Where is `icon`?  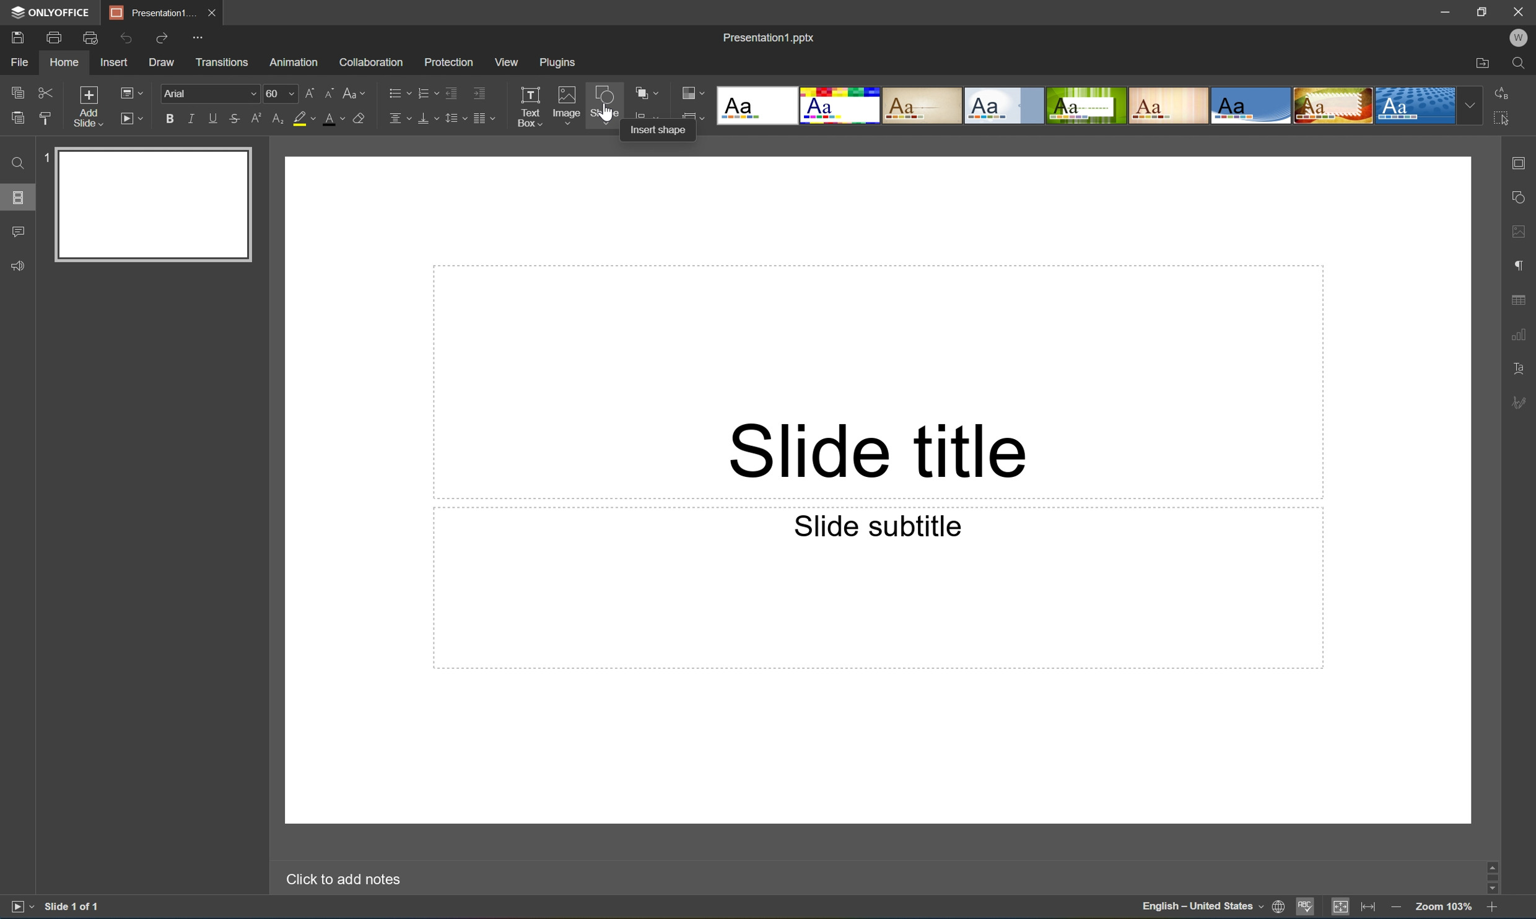
icon is located at coordinates (691, 114).